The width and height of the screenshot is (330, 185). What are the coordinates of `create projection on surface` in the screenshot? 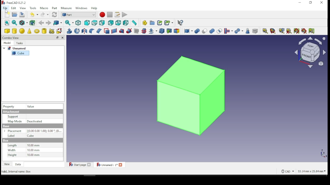 It's located at (170, 31).